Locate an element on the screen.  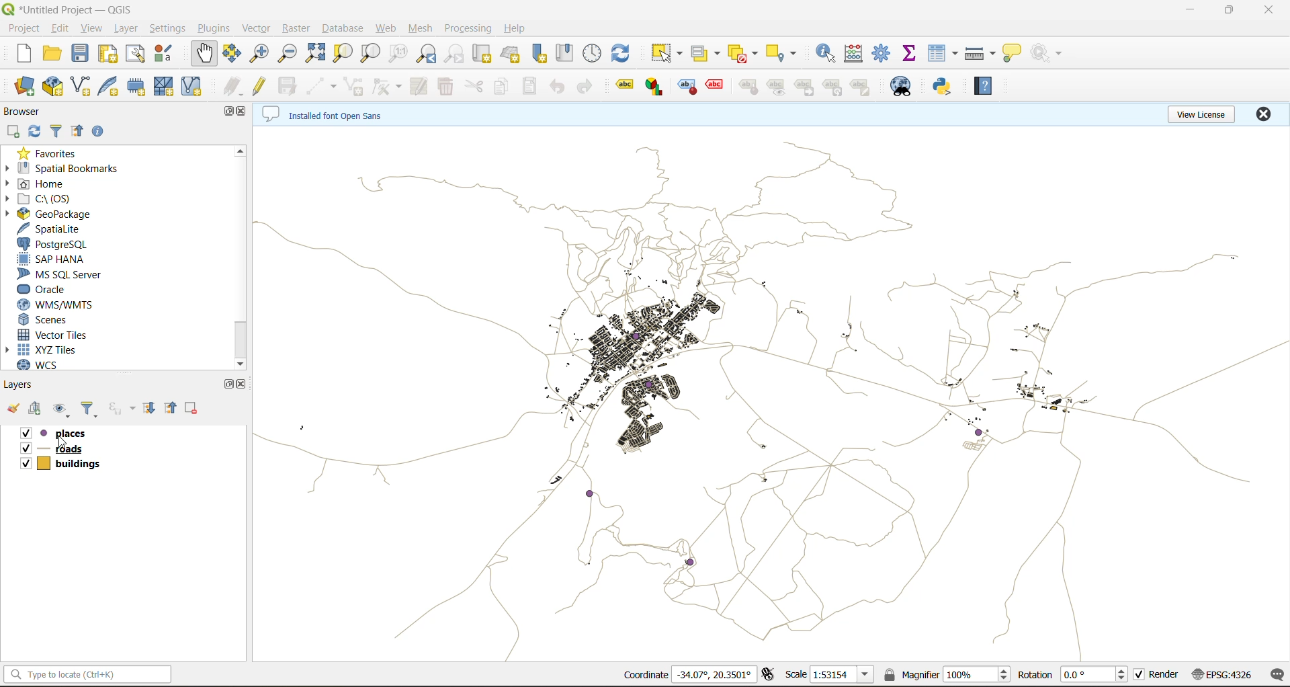
digitize is located at coordinates (322, 86).